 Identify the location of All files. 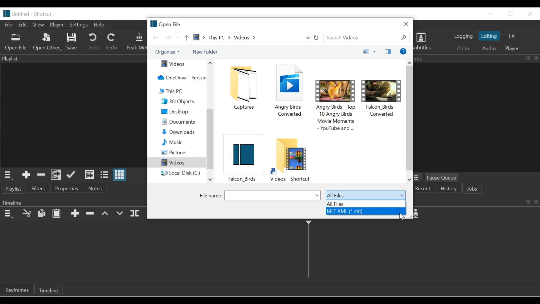
(366, 204).